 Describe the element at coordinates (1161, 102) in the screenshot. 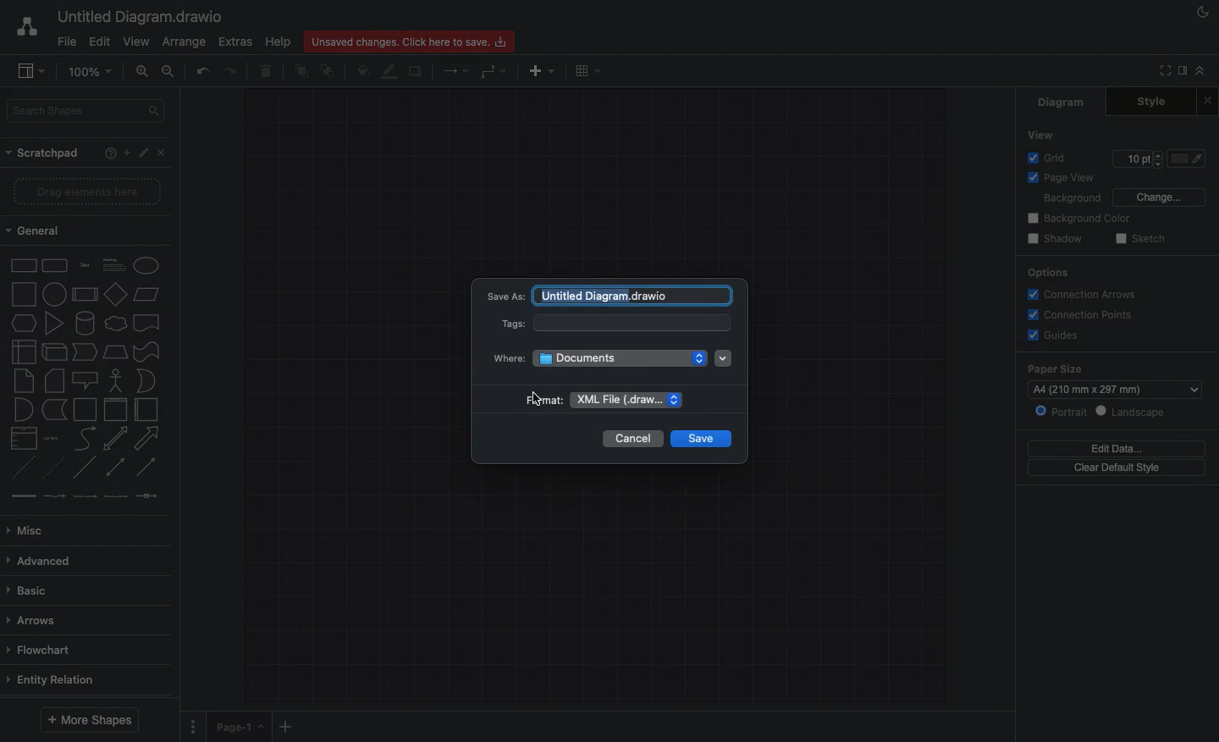

I see `Style` at that location.